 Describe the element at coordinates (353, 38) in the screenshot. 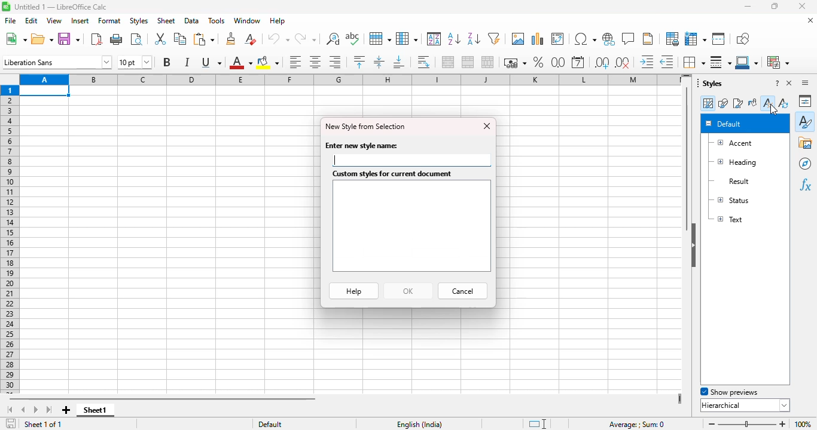

I see `spelling` at that location.